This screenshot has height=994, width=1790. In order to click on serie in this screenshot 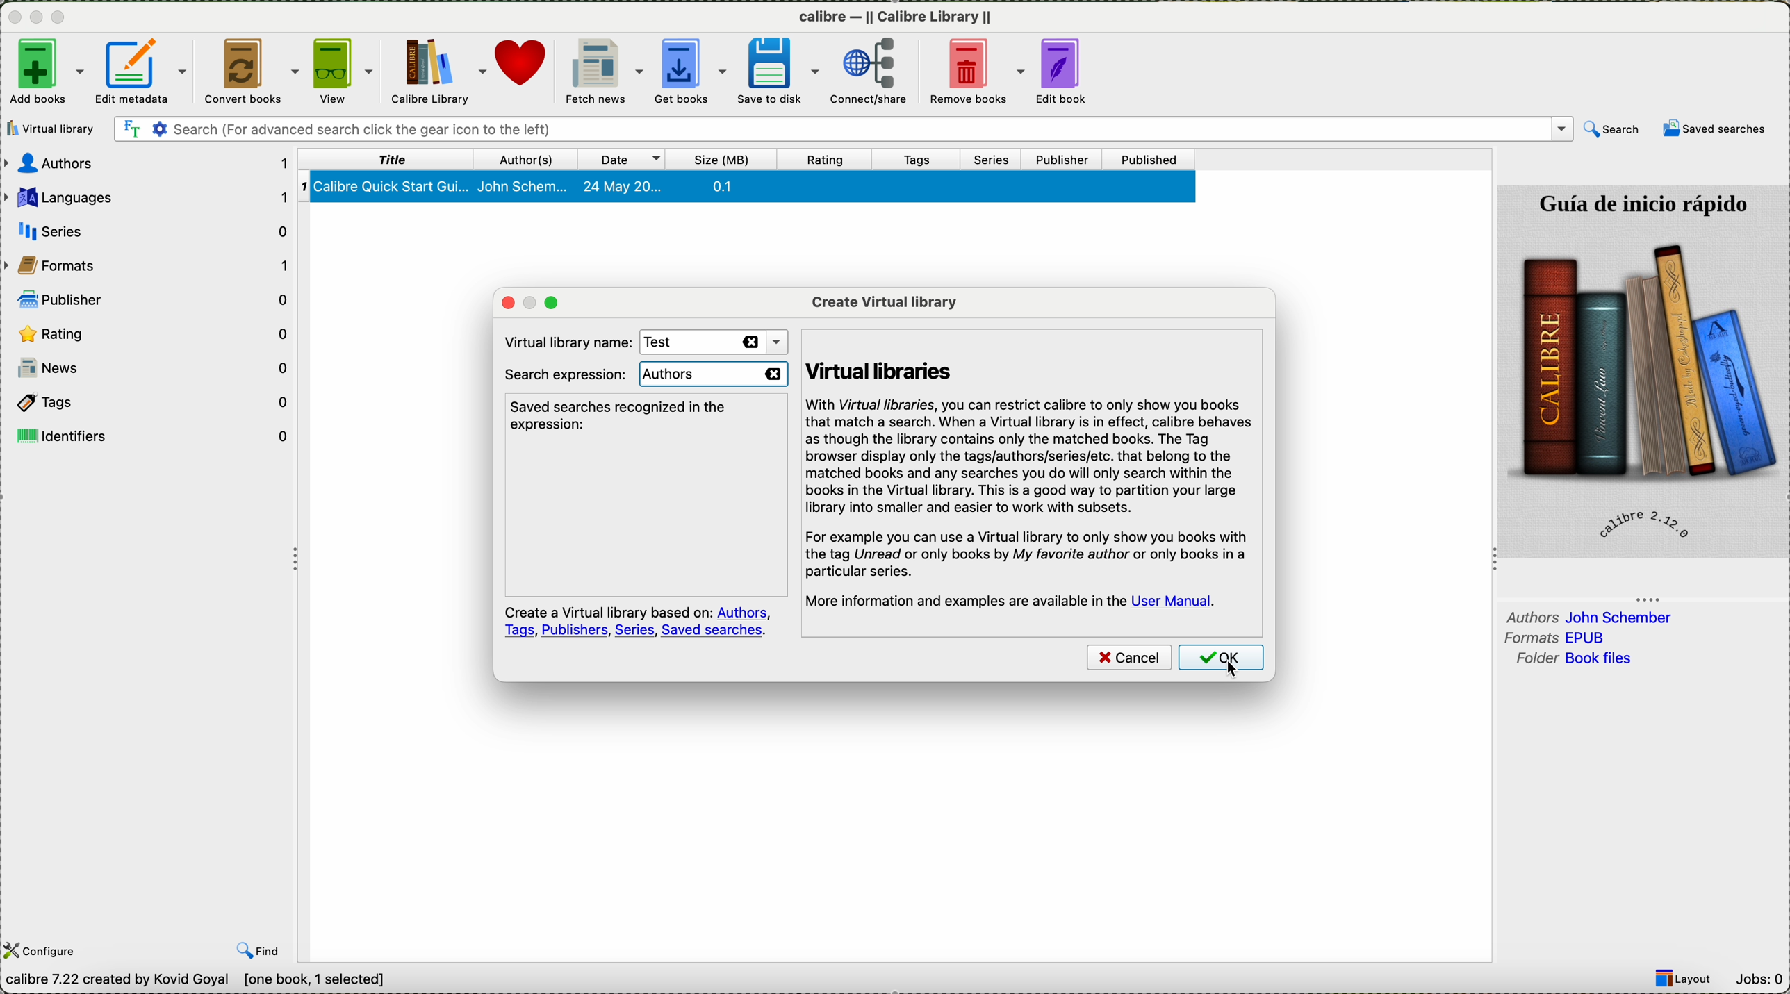, I will do `click(151, 229)`.